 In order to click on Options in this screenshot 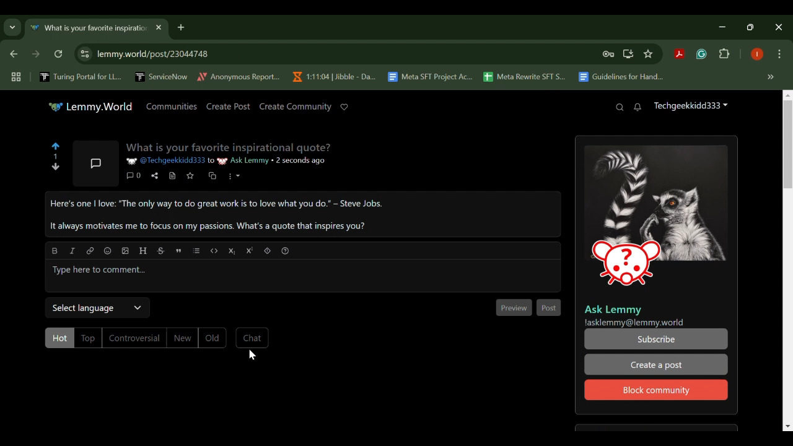, I will do `click(779, 55)`.